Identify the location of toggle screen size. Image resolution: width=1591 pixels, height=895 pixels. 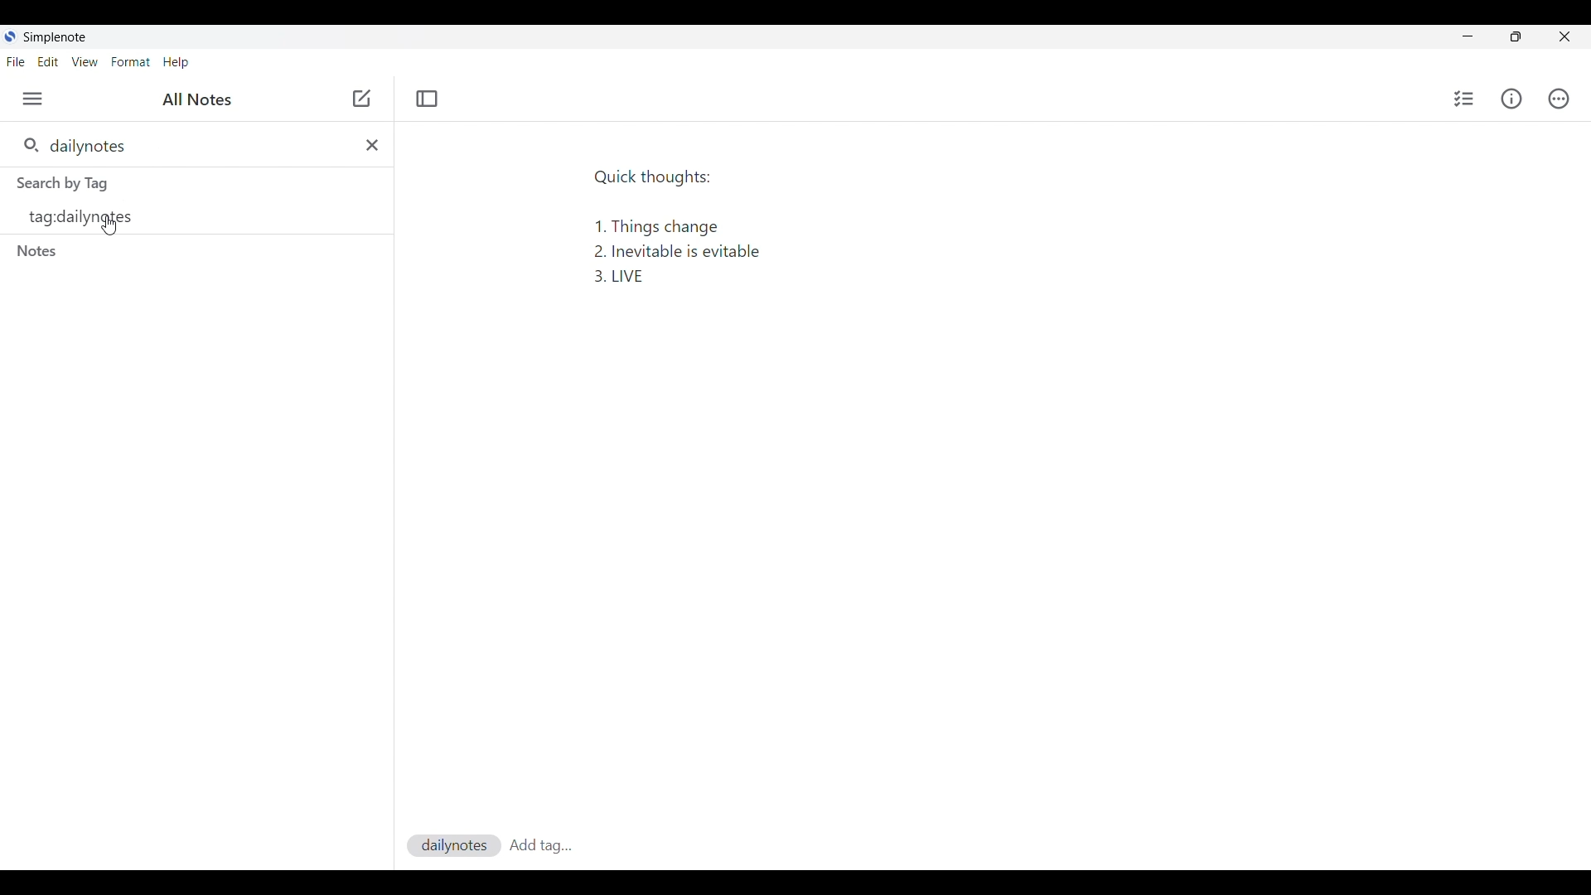
(1516, 36).